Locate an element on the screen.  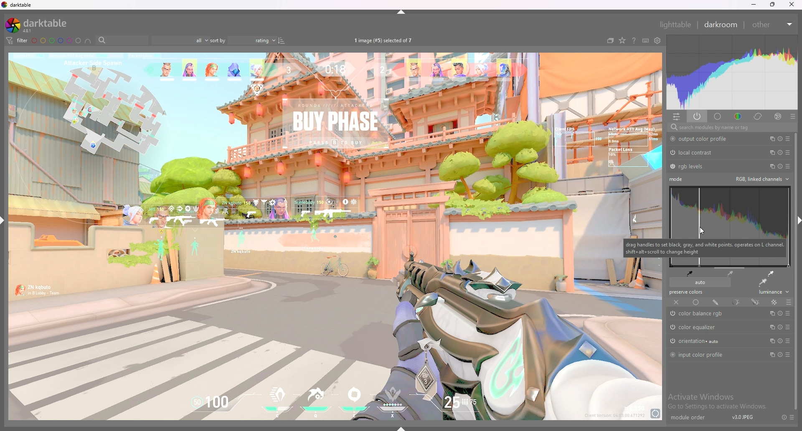
switched on is located at coordinates (672, 139).